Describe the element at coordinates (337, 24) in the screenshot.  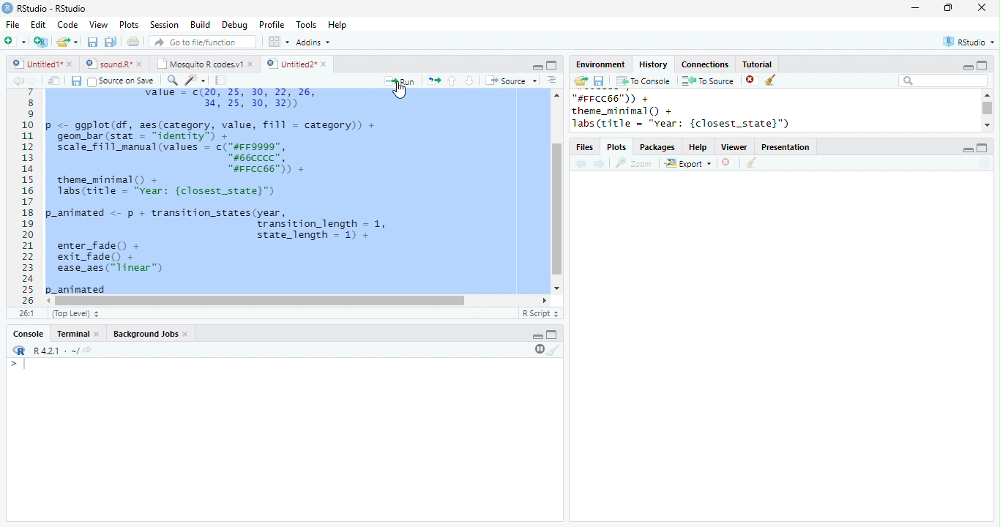
I see `Help` at that location.